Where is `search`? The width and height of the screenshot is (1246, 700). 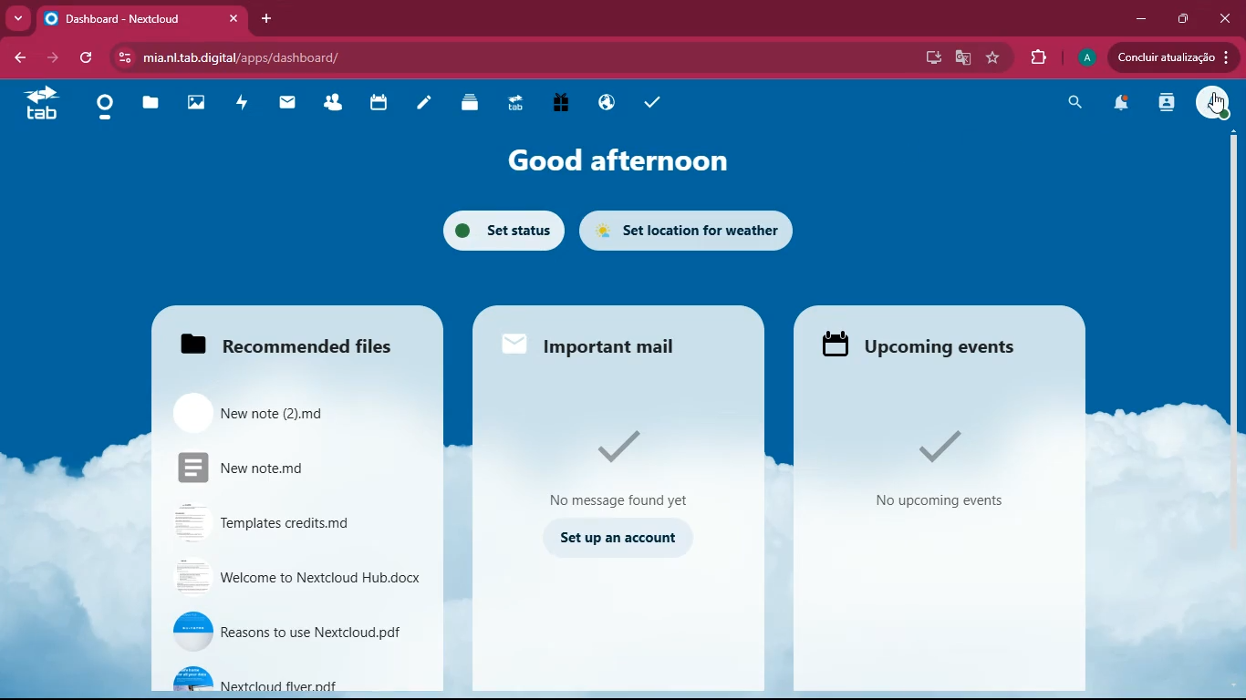 search is located at coordinates (1074, 106).